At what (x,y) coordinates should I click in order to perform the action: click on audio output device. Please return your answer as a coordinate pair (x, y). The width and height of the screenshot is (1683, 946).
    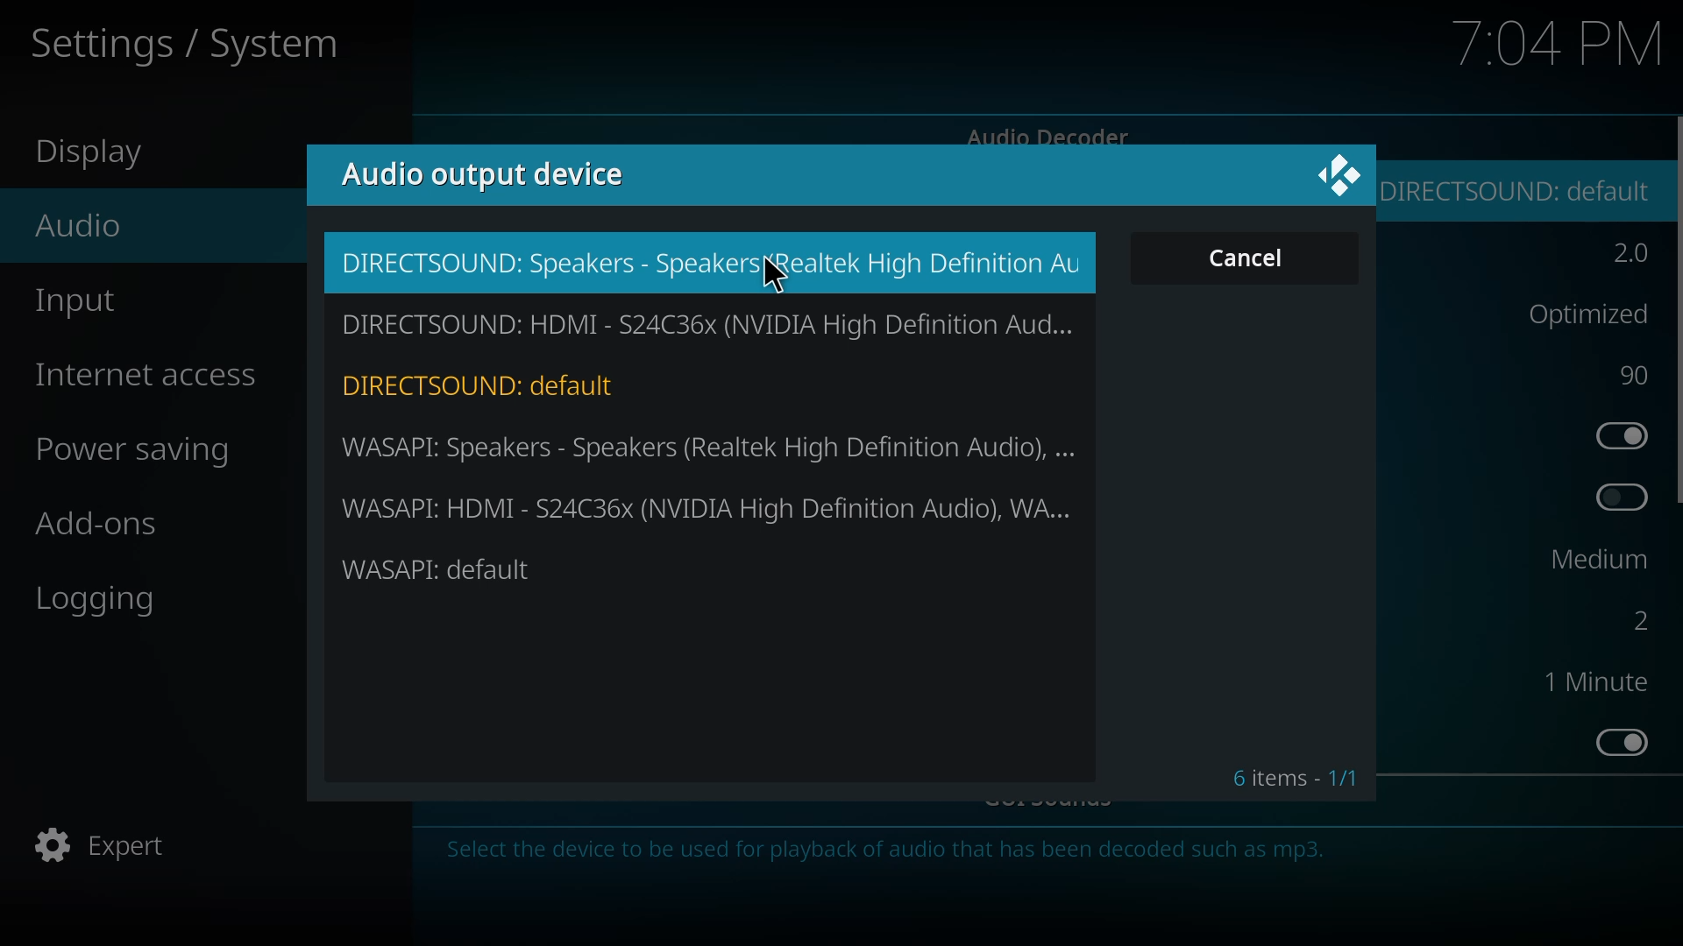
    Looking at the image, I should click on (489, 173).